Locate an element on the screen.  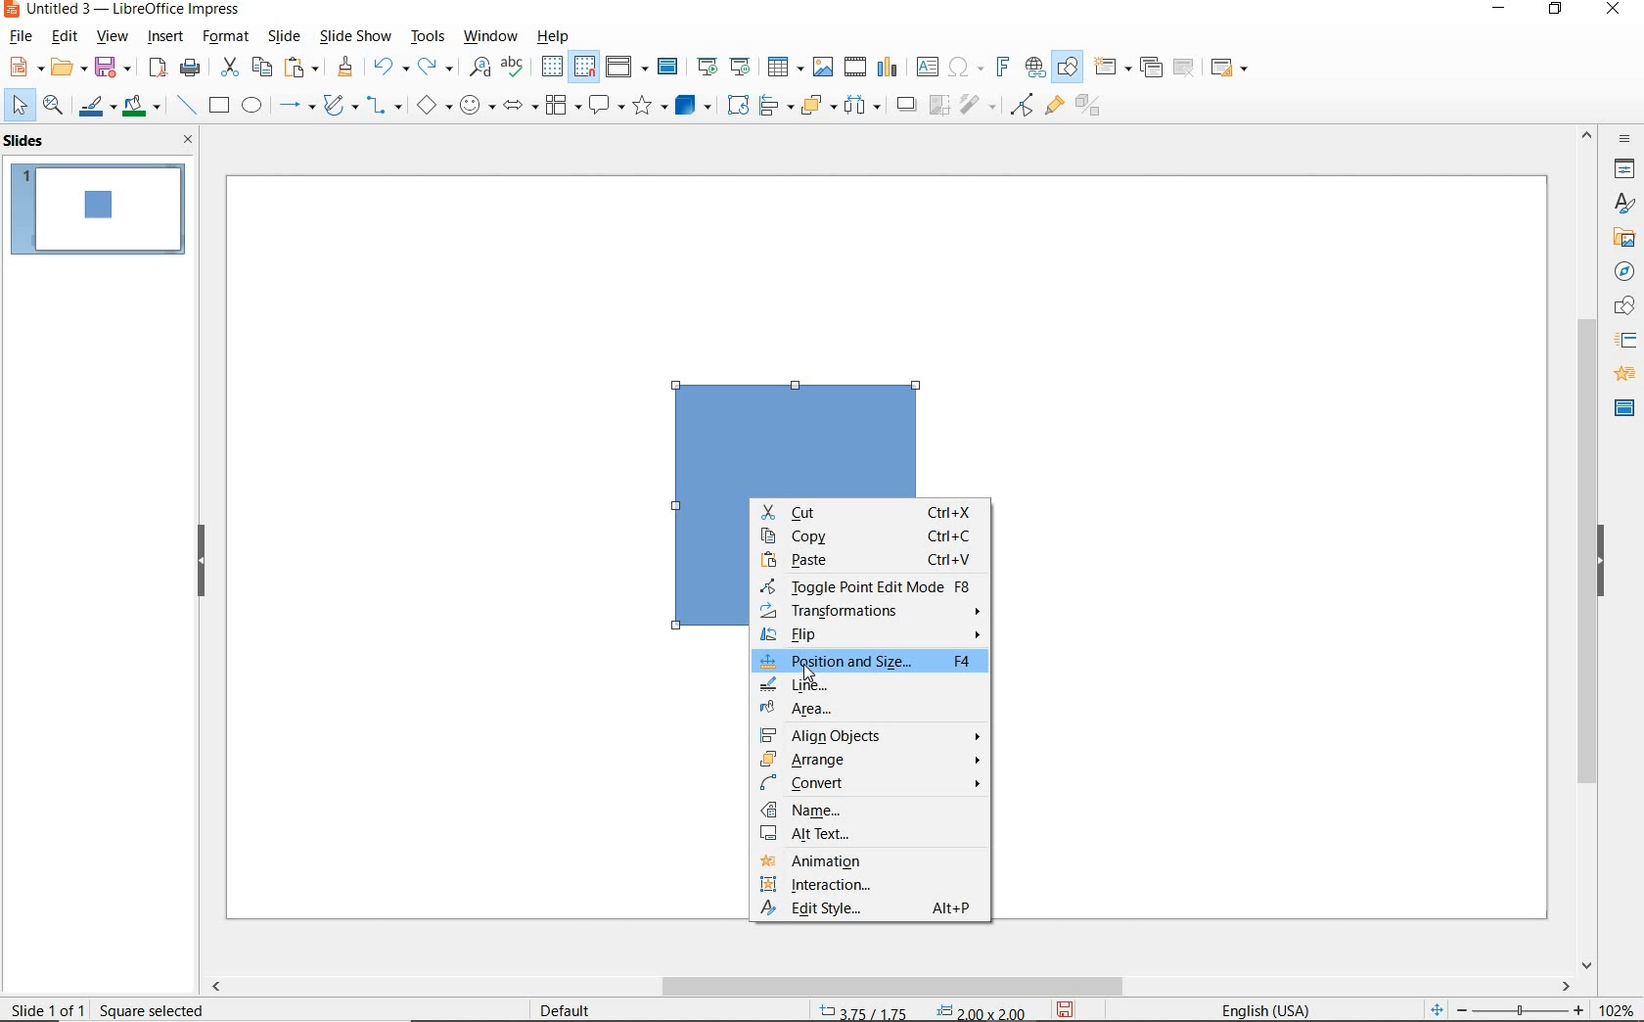
symbol shapes is located at coordinates (477, 107).